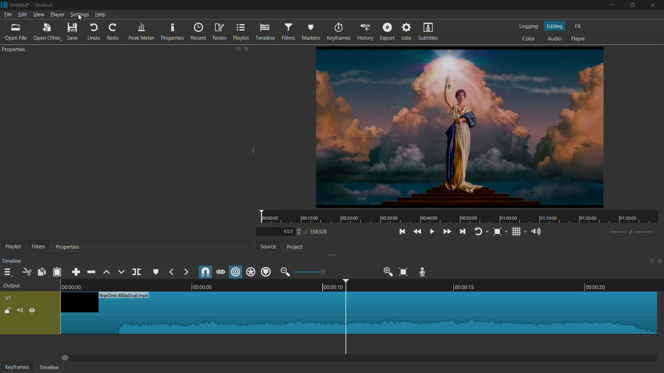  I want to click on create or edit marker, so click(156, 272).